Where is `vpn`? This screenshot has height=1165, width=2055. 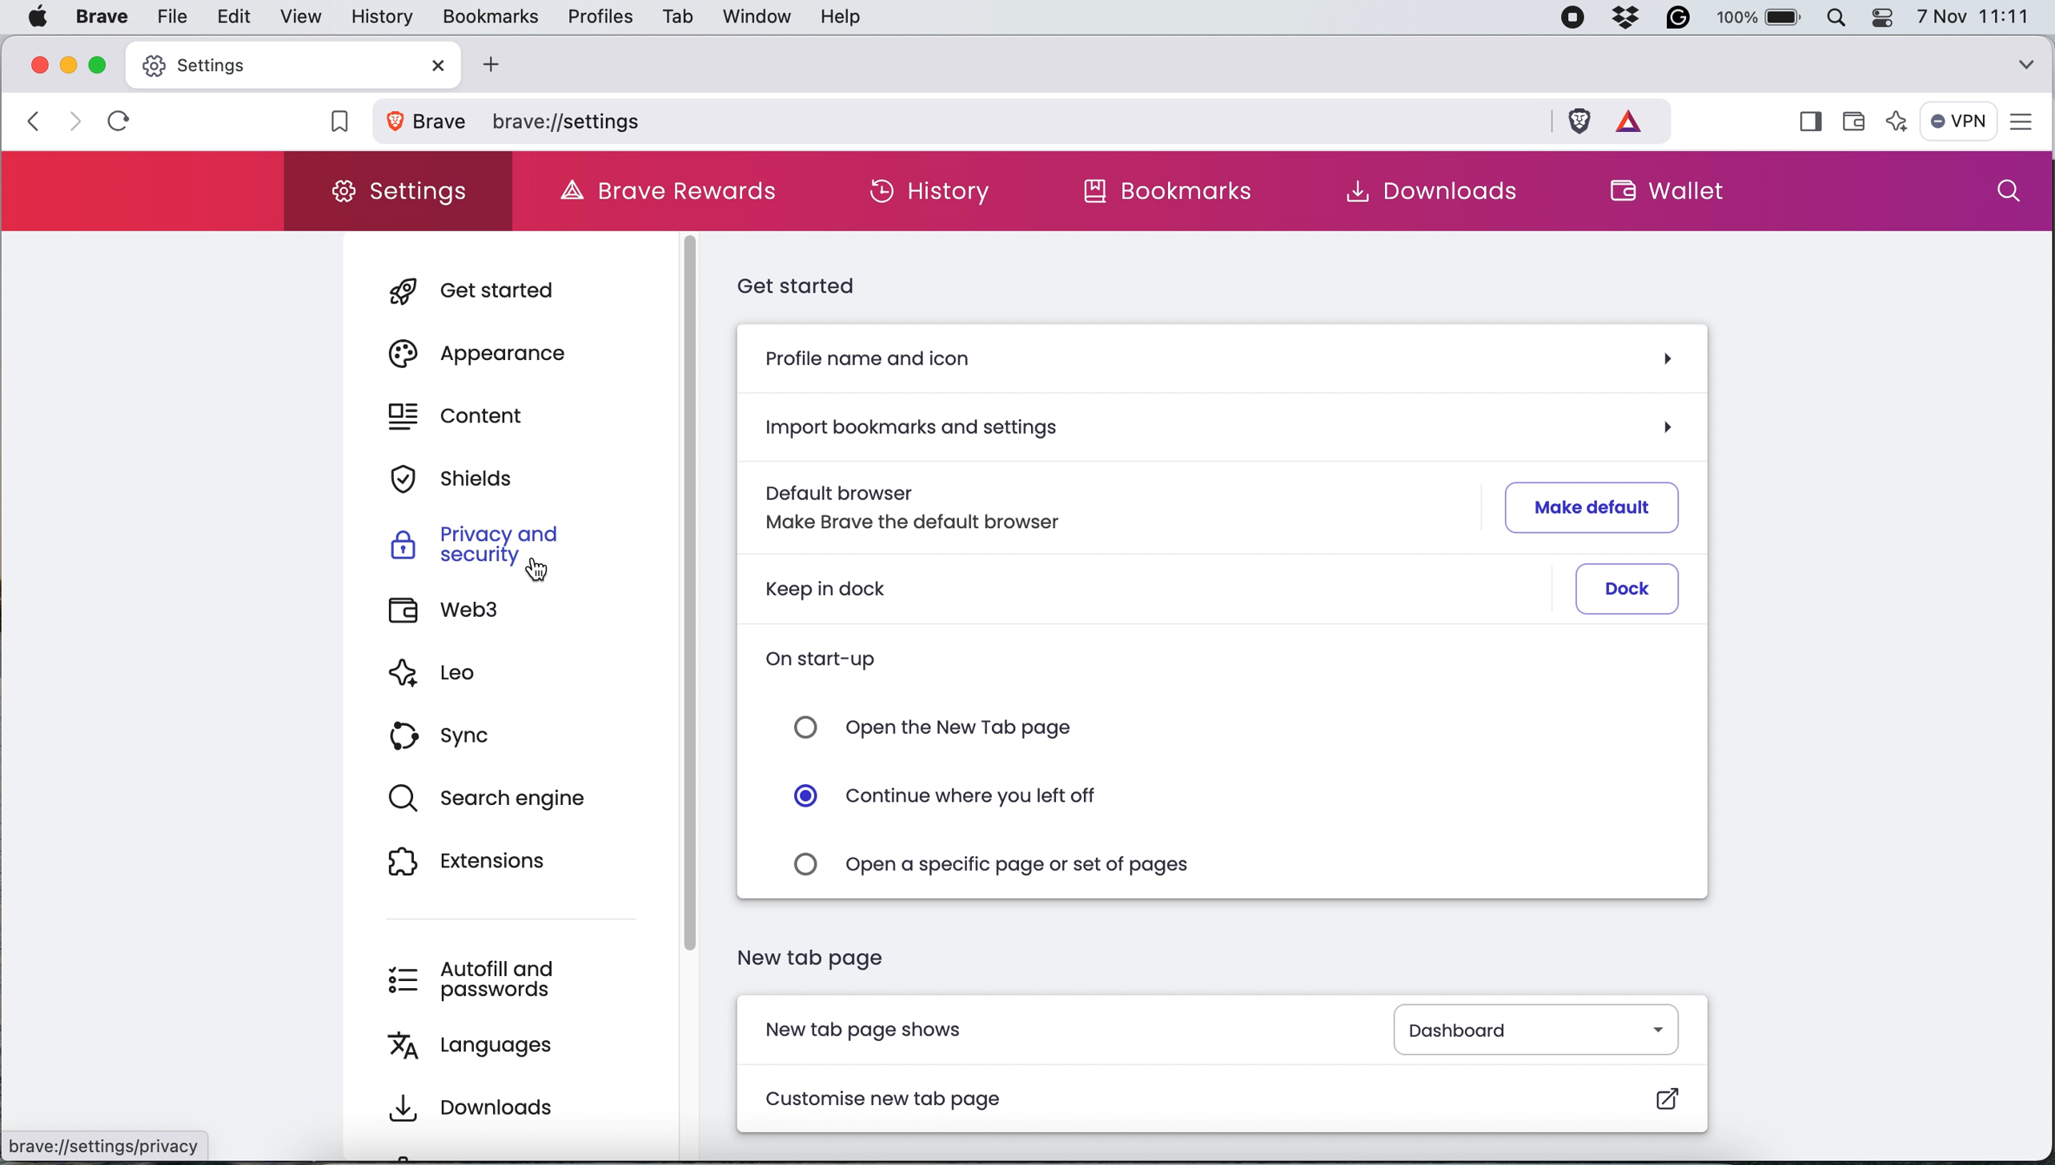
vpn is located at coordinates (1960, 121).